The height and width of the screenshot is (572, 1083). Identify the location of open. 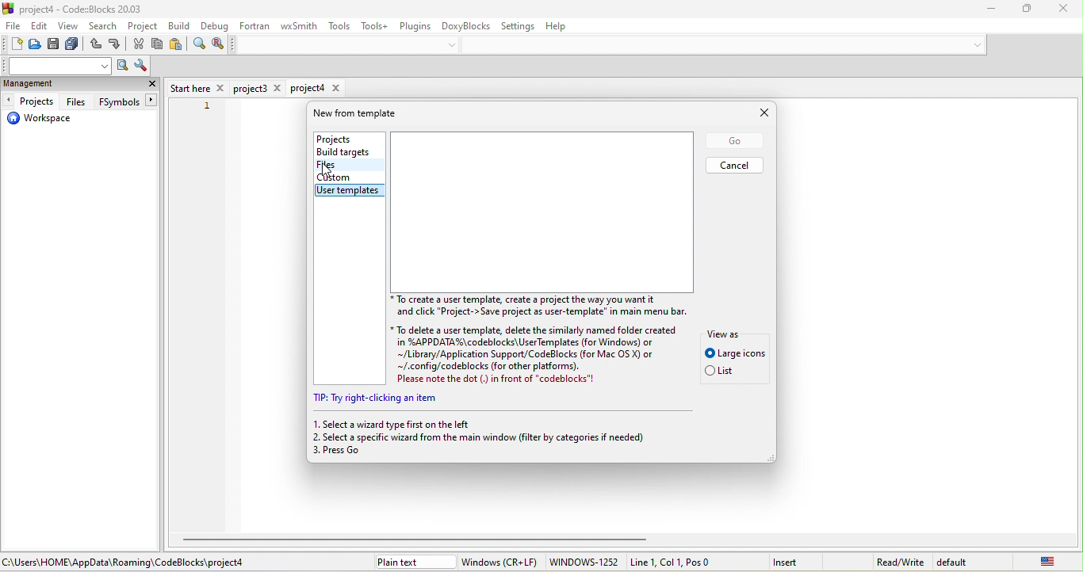
(36, 46).